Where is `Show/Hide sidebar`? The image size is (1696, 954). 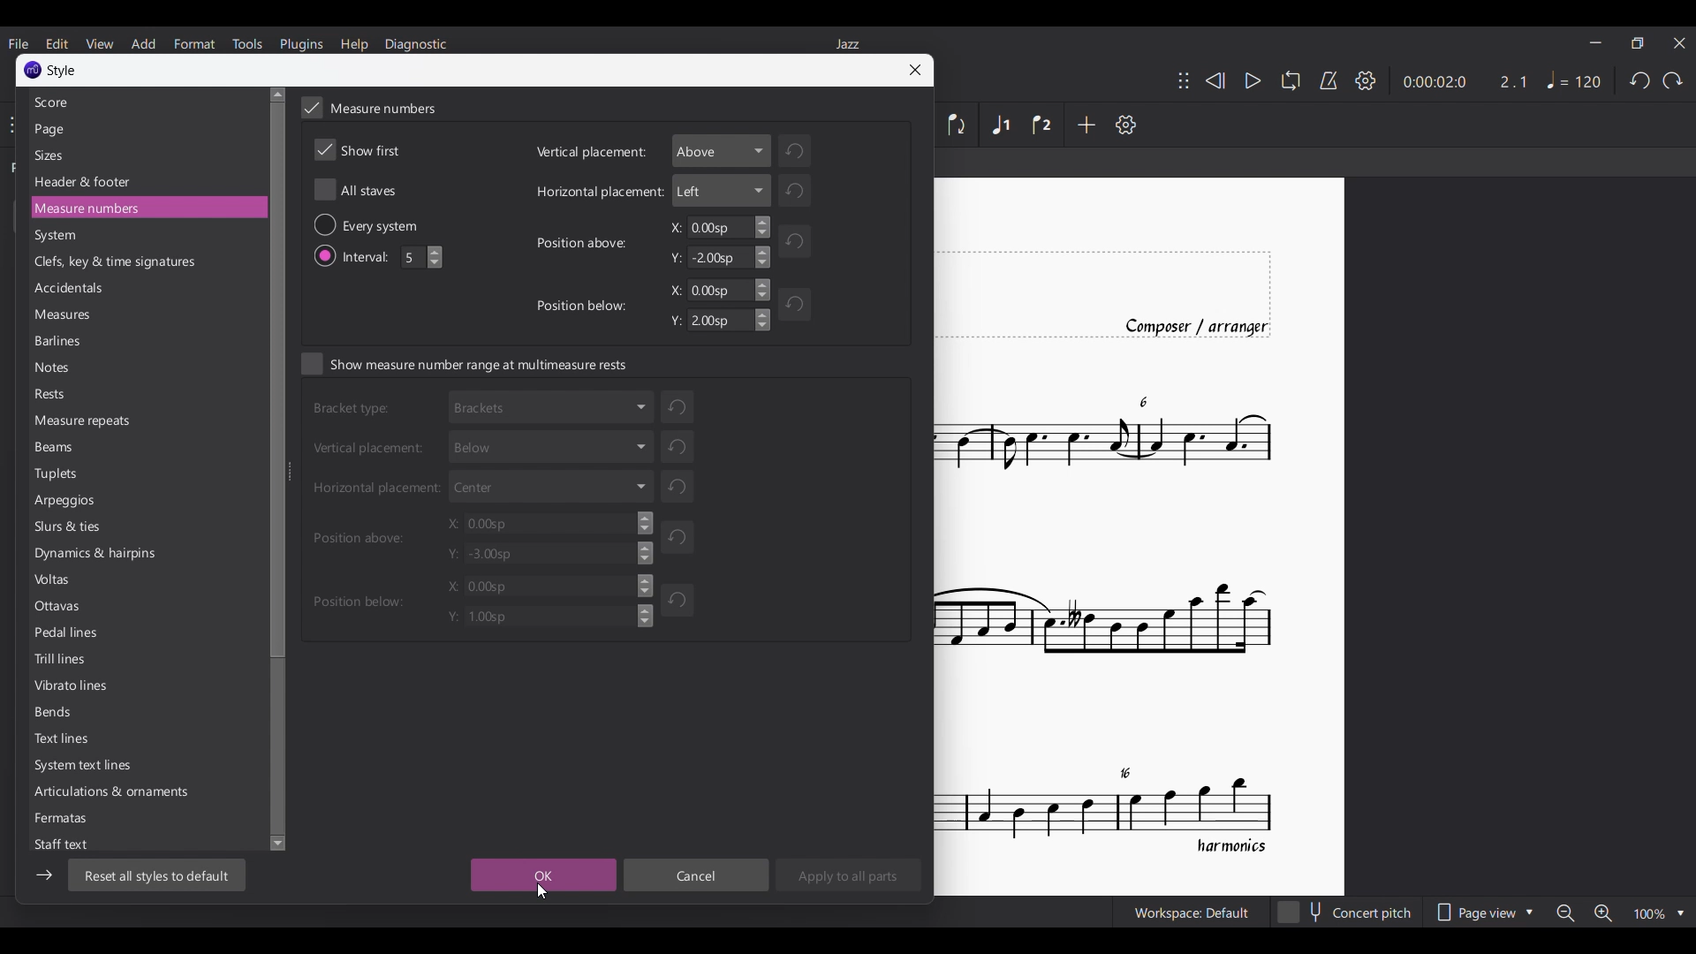 Show/Hide sidebar is located at coordinates (44, 874).